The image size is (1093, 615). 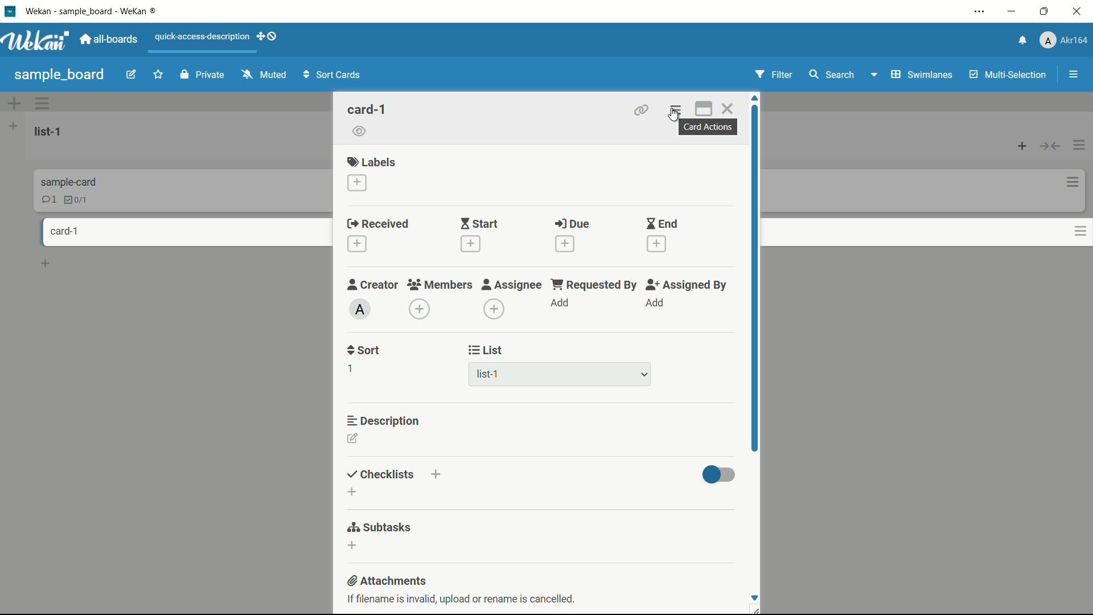 What do you see at coordinates (14, 126) in the screenshot?
I see `add list` at bounding box center [14, 126].